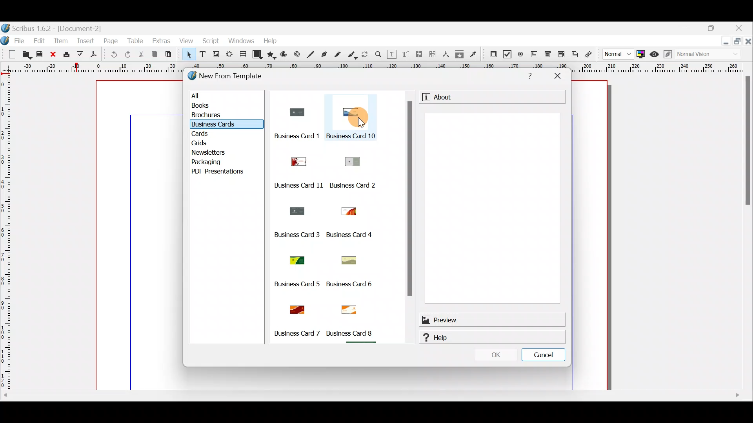 The width and height of the screenshot is (753, 423). Describe the element at coordinates (208, 135) in the screenshot. I see `Cards` at that location.